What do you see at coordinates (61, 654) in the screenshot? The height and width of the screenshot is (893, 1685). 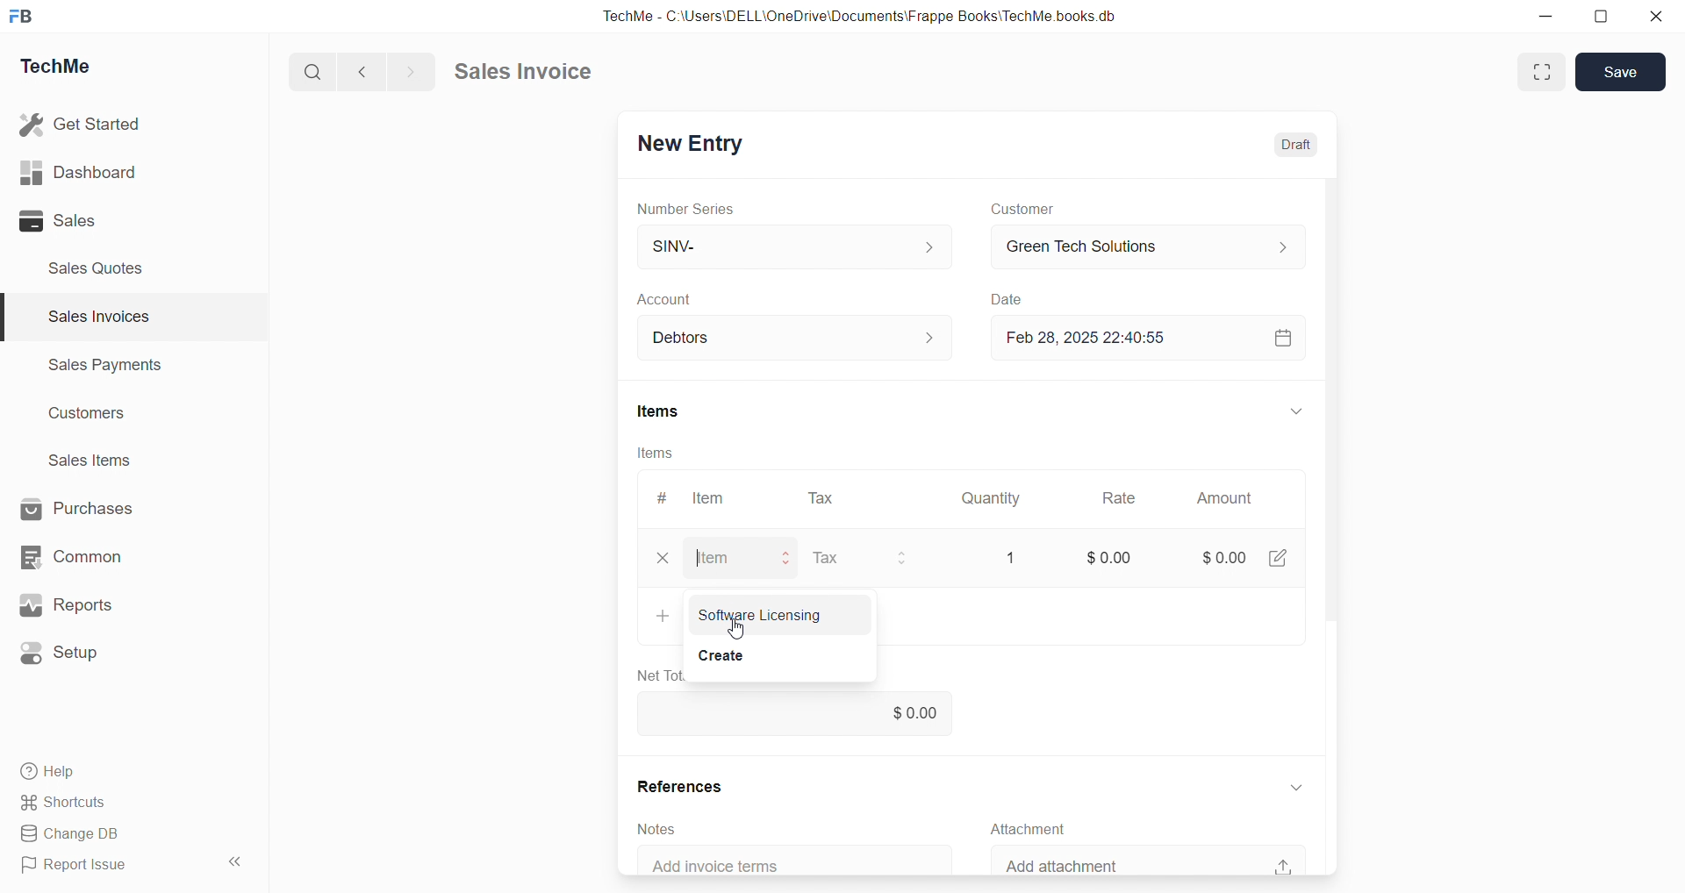 I see `Setup` at bounding box center [61, 654].